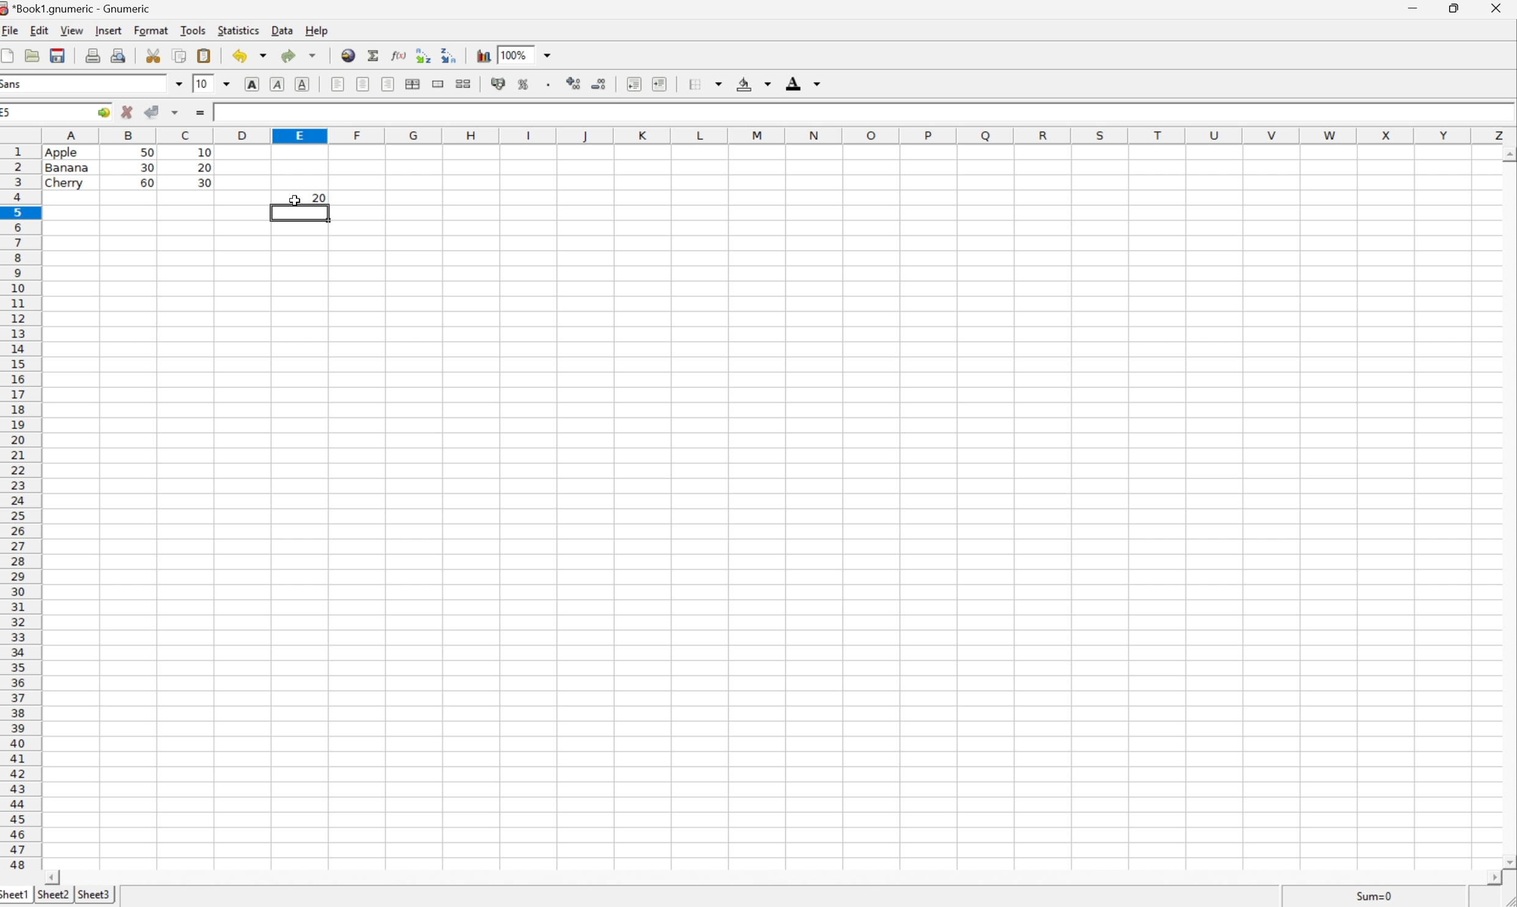 The width and height of the screenshot is (1517, 907). What do you see at coordinates (399, 54) in the screenshot?
I see `edit function in current cell` at bounding box center [399, 54].